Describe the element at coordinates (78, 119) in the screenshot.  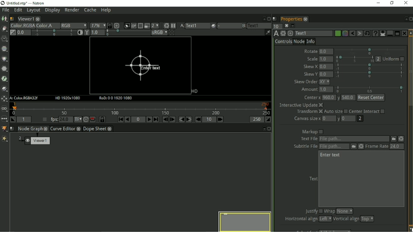
I see `Set the time display format` at that location.